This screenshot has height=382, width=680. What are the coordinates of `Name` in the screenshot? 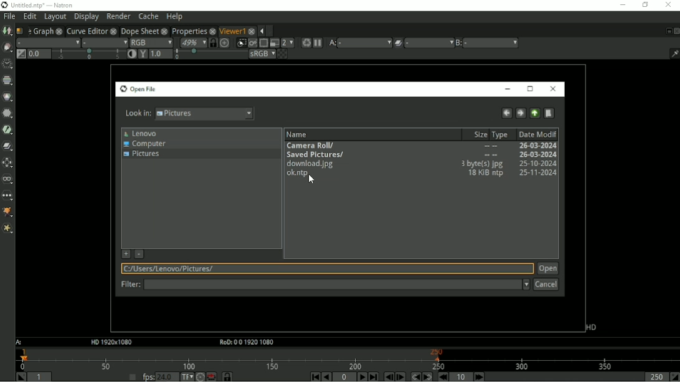 It's located at (299, 134).